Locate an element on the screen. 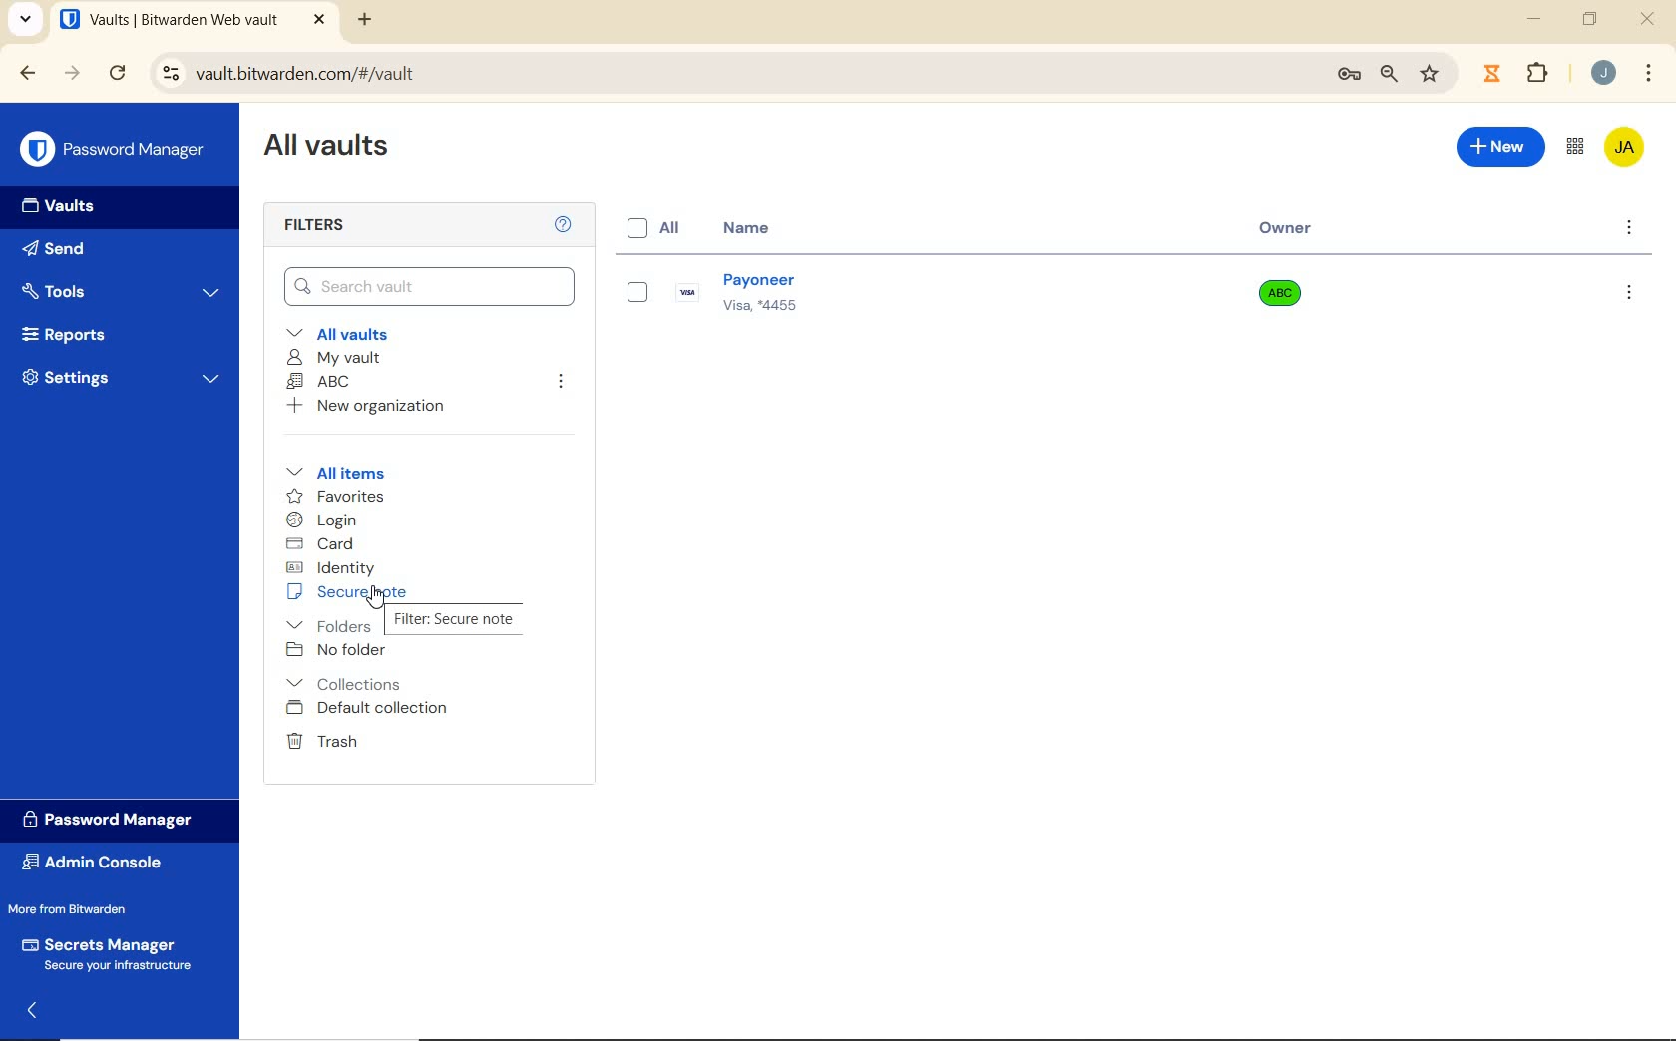 This screenshot has height=1041, width=1676. Filters is located at coordinates (337, 226).